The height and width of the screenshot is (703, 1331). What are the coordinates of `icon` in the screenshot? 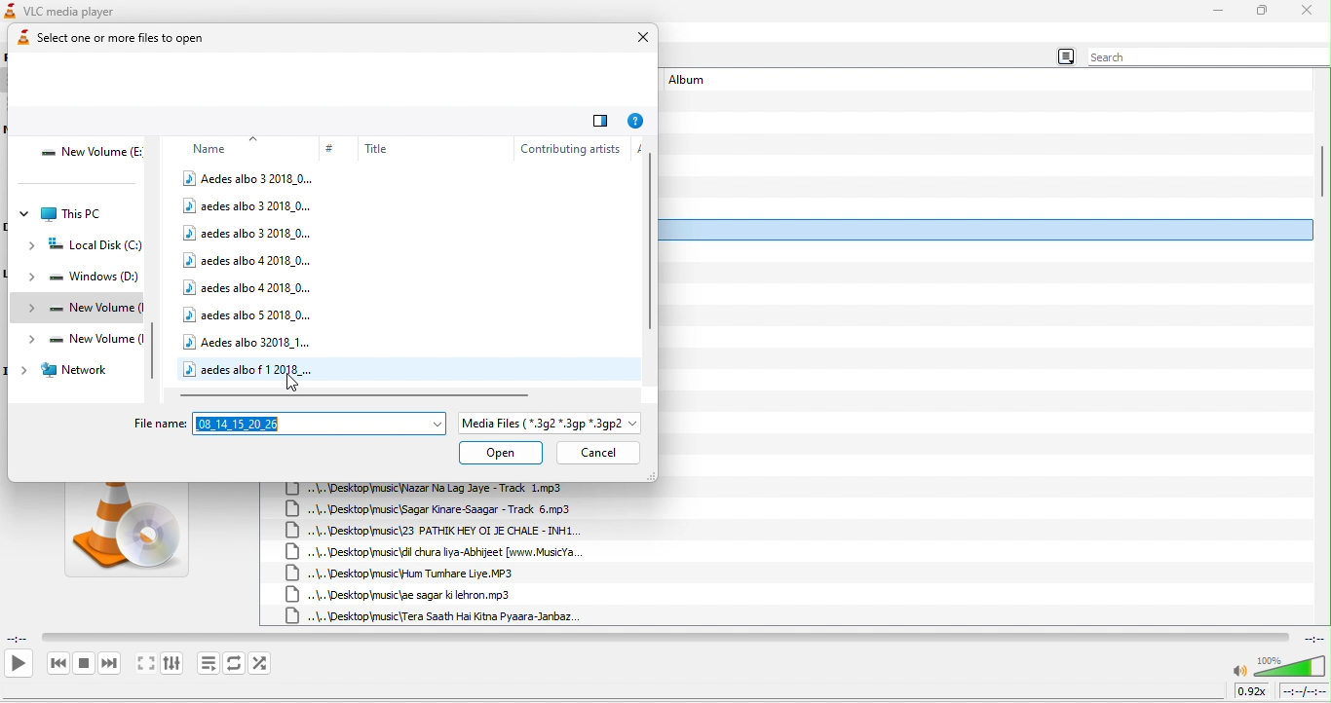 It's located at (10, 11).